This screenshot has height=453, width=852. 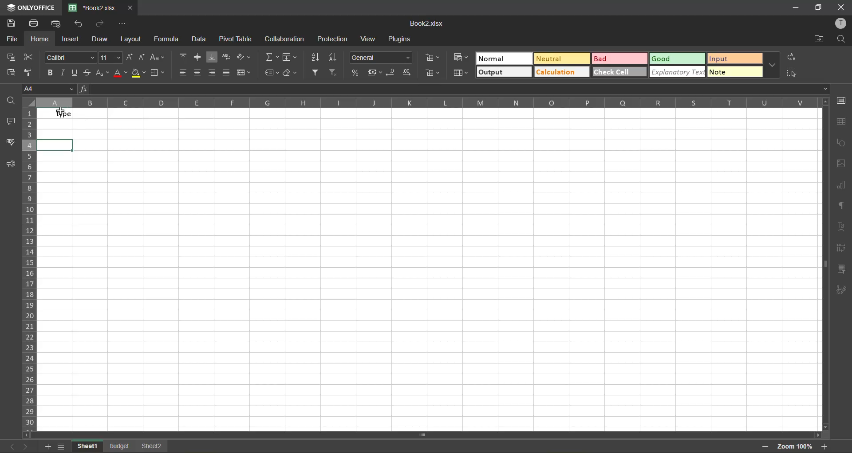 I want to click on sub/superscript, so click(x=104, y=72).